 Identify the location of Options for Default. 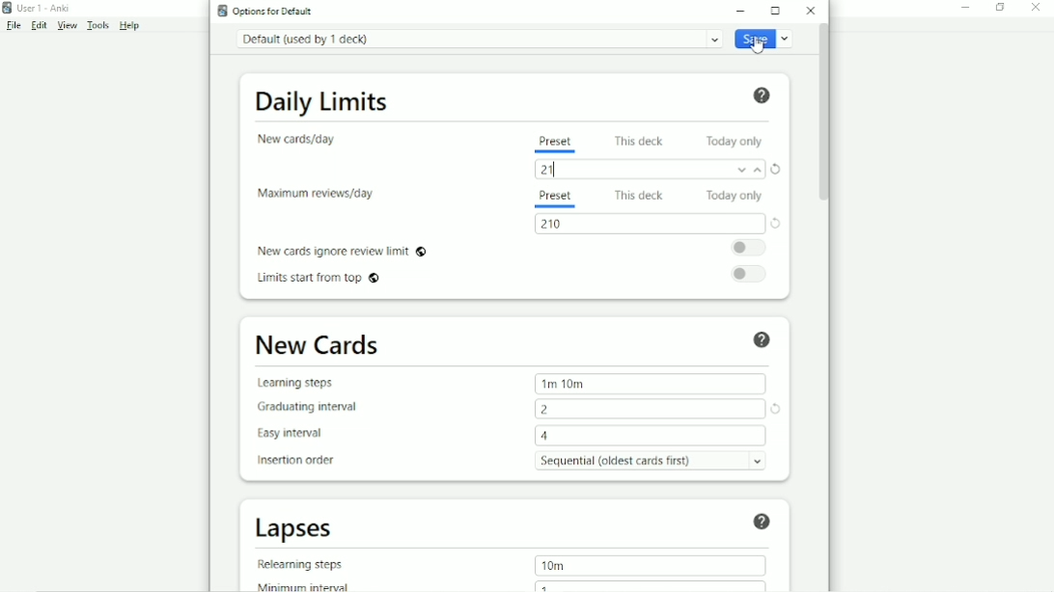
(266, 11).